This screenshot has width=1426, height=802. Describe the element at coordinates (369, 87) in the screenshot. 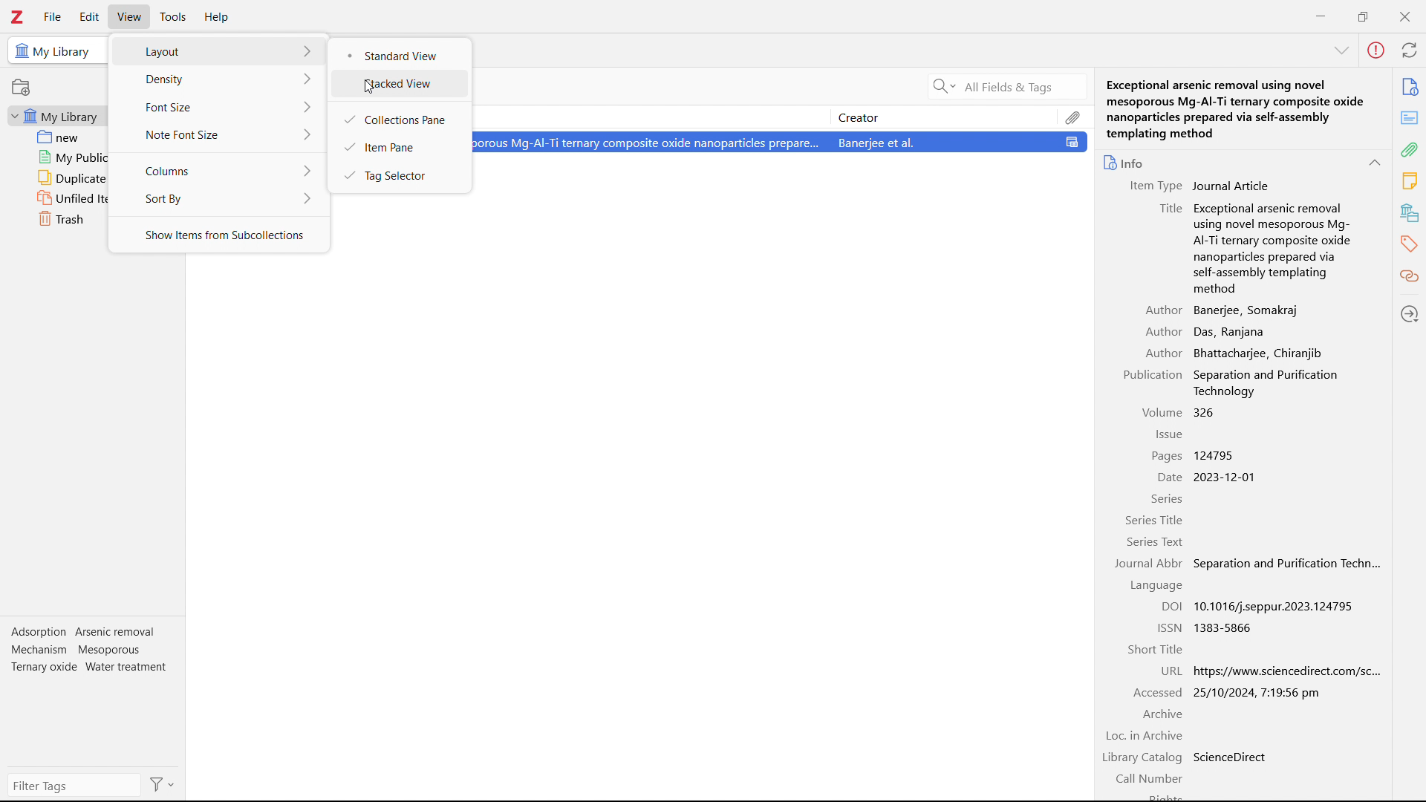

I see `cursor` at that location.